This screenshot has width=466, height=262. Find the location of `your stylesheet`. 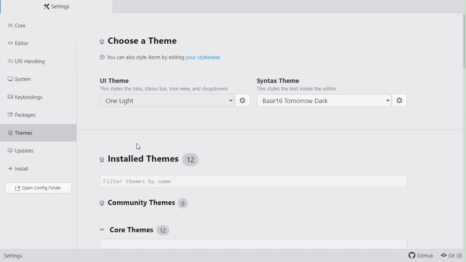

your stylesheet is located at coordinates (204, 57).